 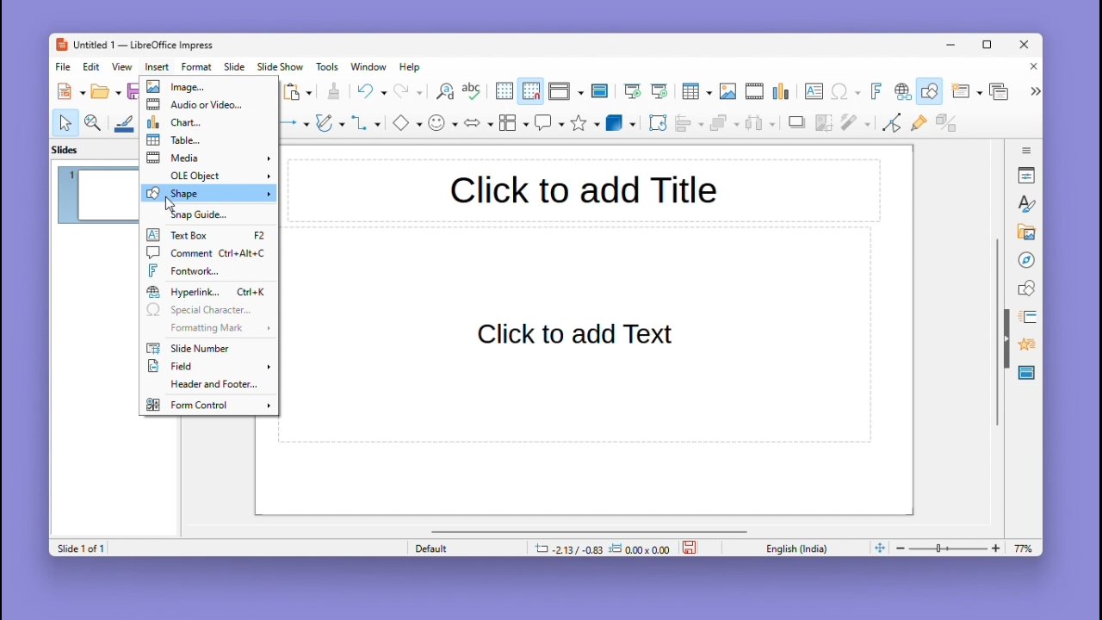 What do you see at coordinates (1028, 175) in the screenshot?
I see `Properties` at bounding box center [1028, 175].